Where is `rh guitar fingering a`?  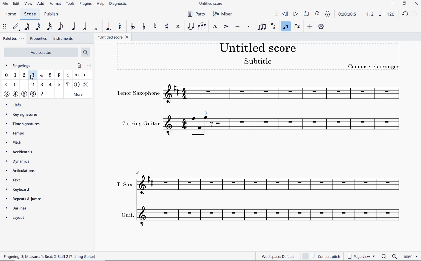
rh guitar fingering a is located at coordinates (86, 75).